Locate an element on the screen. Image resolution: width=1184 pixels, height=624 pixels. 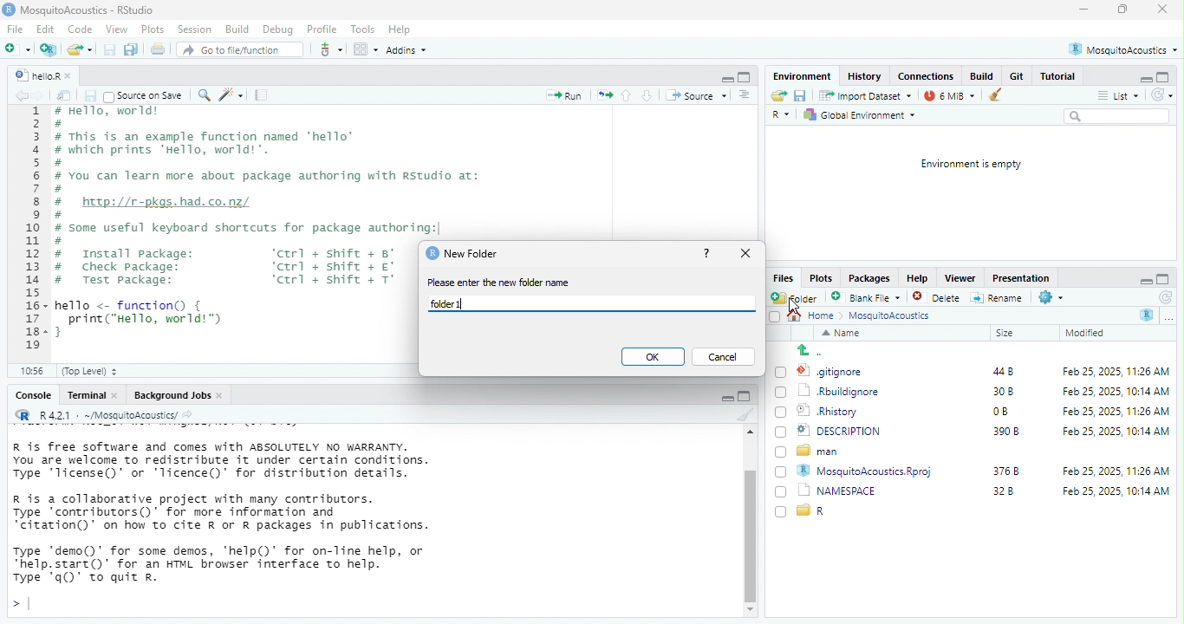
(Top Level)  is located at coordinates (96, 372).